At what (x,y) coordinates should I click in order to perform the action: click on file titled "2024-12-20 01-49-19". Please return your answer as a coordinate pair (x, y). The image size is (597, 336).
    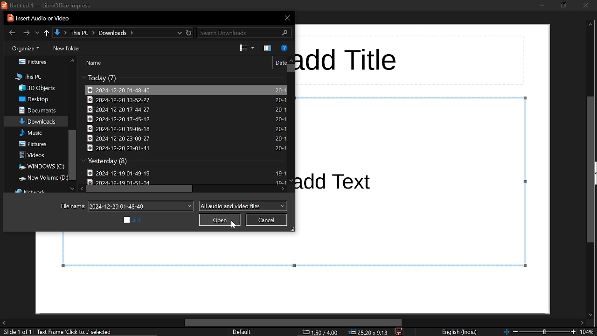
    Looking at the image, I should click on (188, 172).